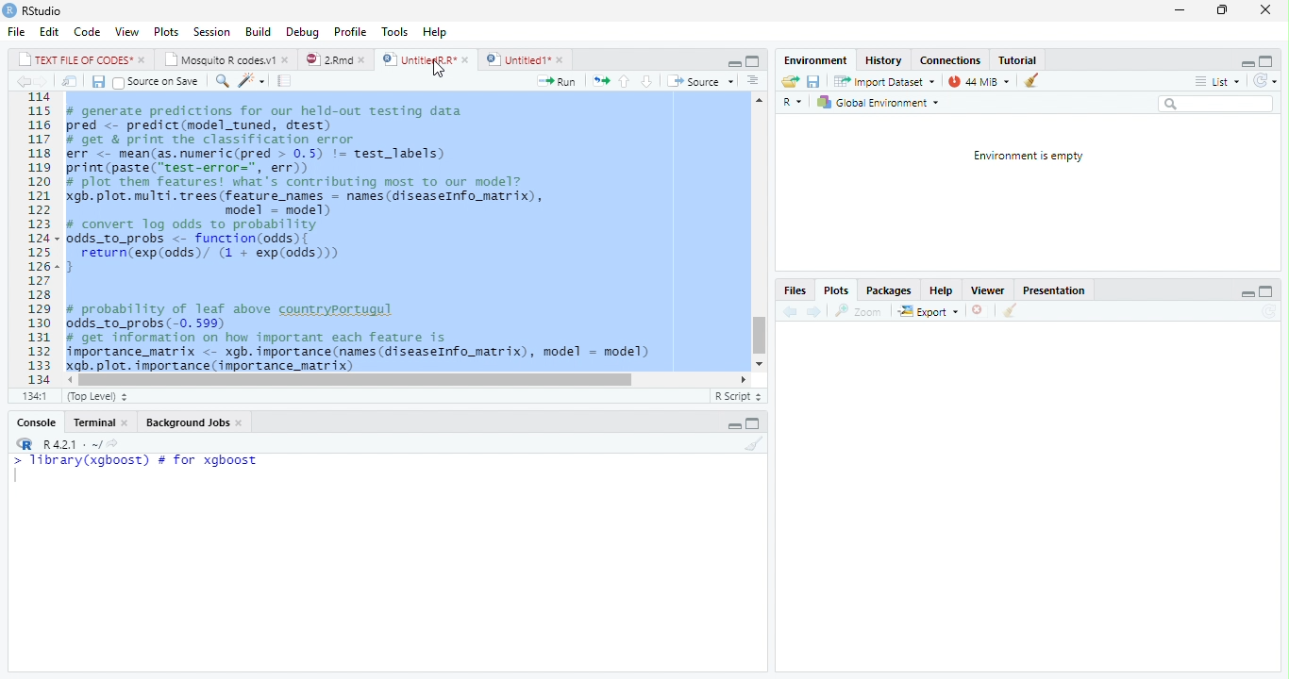  Describe the element at coordinates (212, 31) in the screenshot. I see `Session` at that location.